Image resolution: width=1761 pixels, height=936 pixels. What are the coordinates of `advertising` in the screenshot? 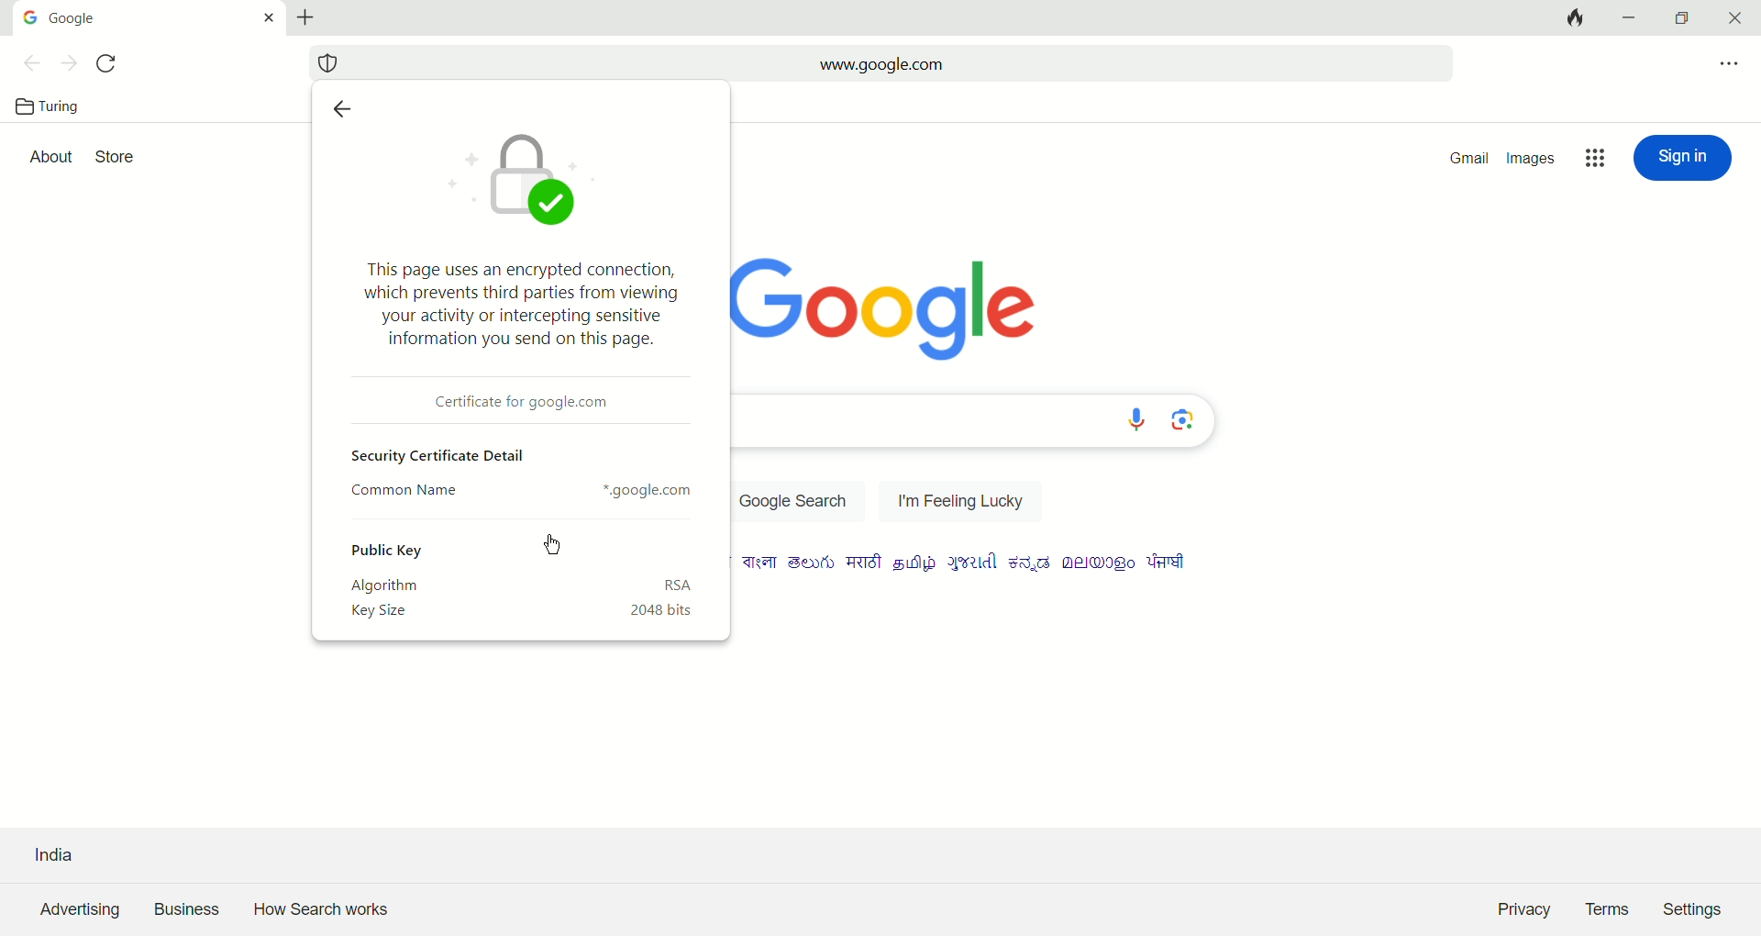 It's located at (72, 908).